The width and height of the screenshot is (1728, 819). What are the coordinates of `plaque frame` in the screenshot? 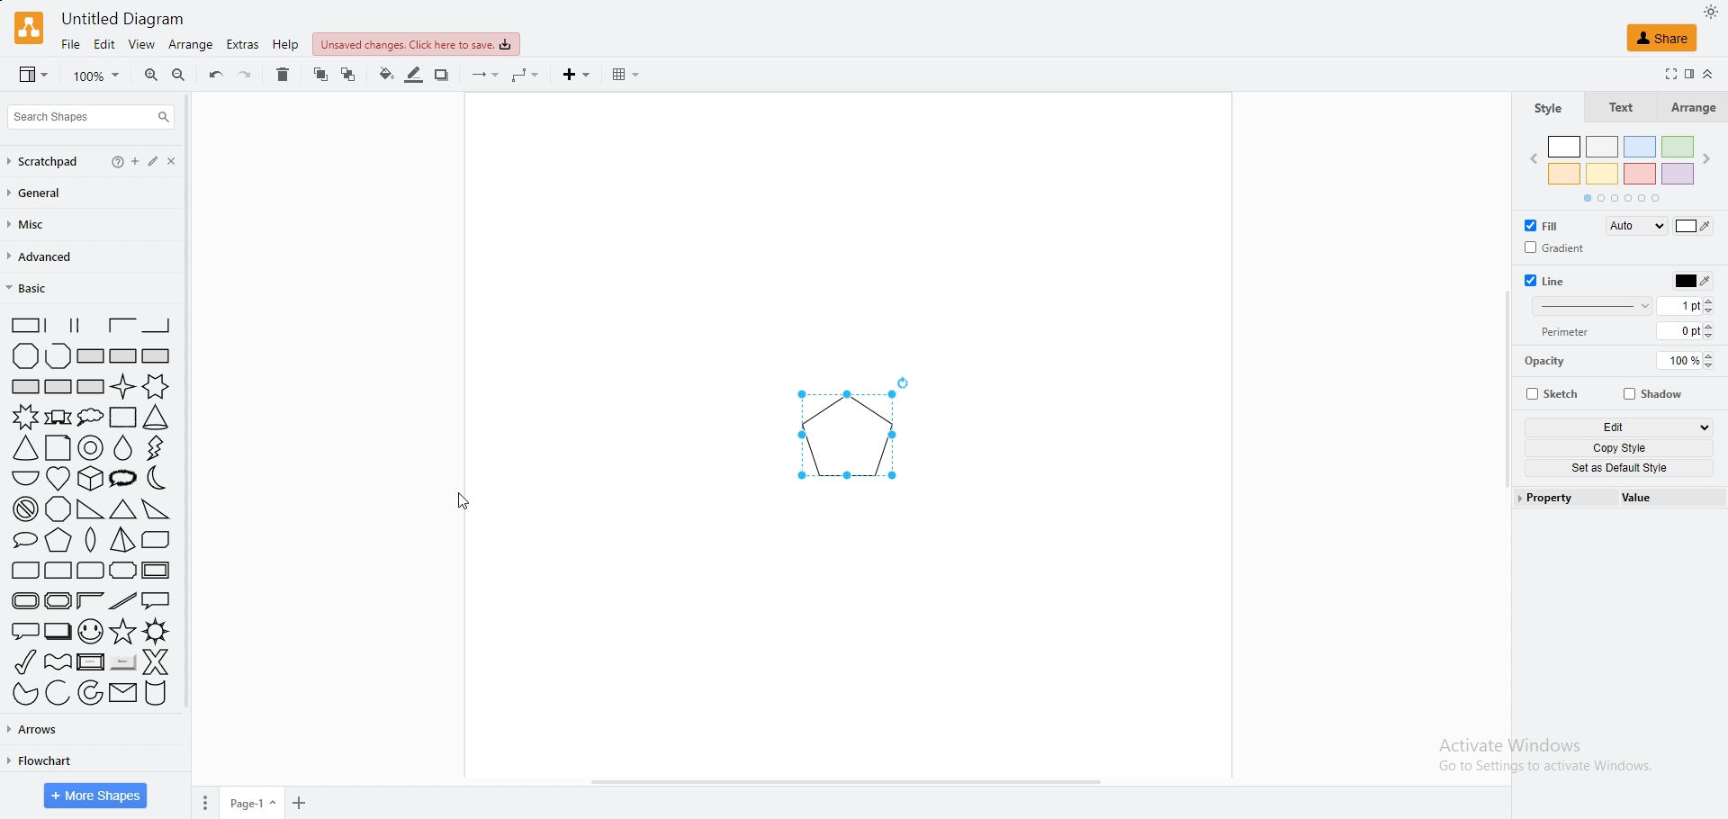 It's located at (58, 601).